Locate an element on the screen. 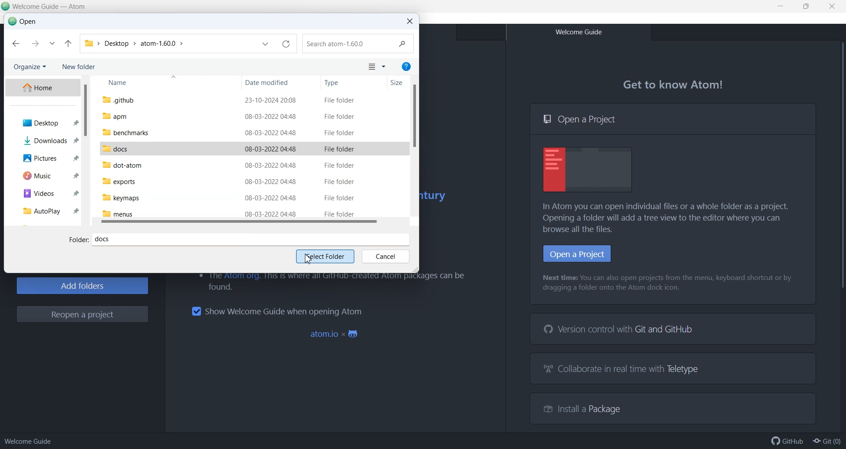 This screenshot has height=449, width=846. Get Help is located at coordinates (406, 66).